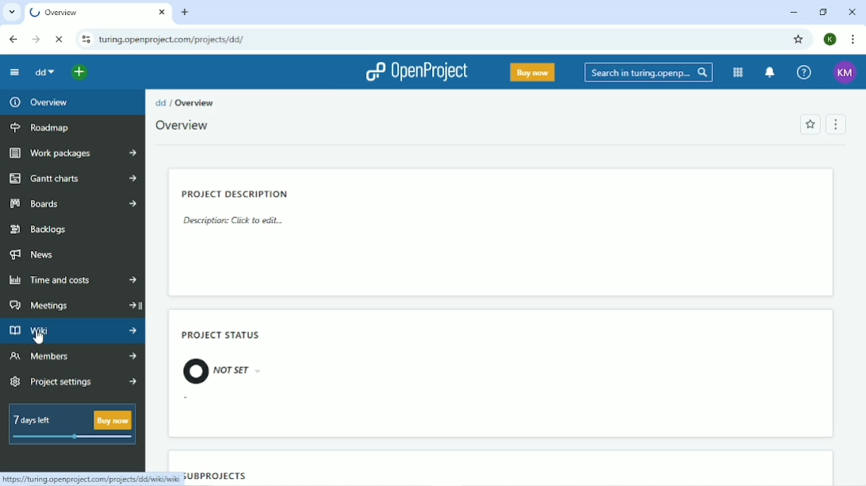  Describe the element at coordinates (38, 336) in the screenshot. I see `CURSOR` at that location.